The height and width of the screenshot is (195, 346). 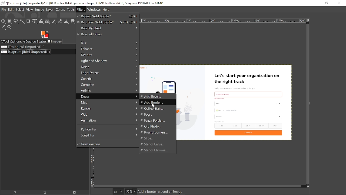 I want to click on Distorts, so click(x=108, y=55).